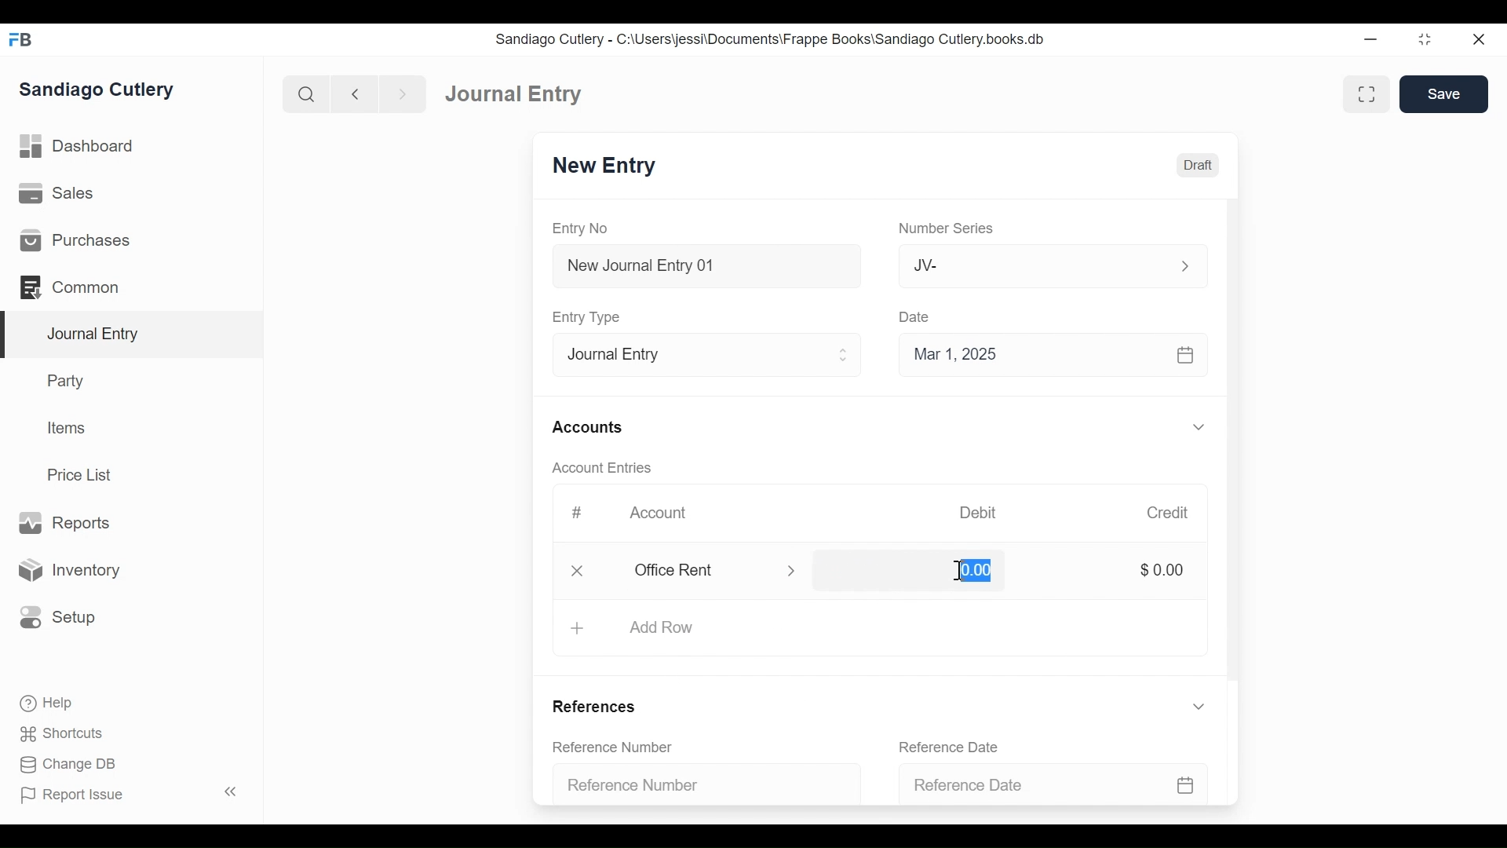 Image resolution: width=1507 pixels, height=848 pixels. What do you see at coordinates (1042, 266) in the screenshot?
I see `Jv-` at bounding box center [1042, 266].